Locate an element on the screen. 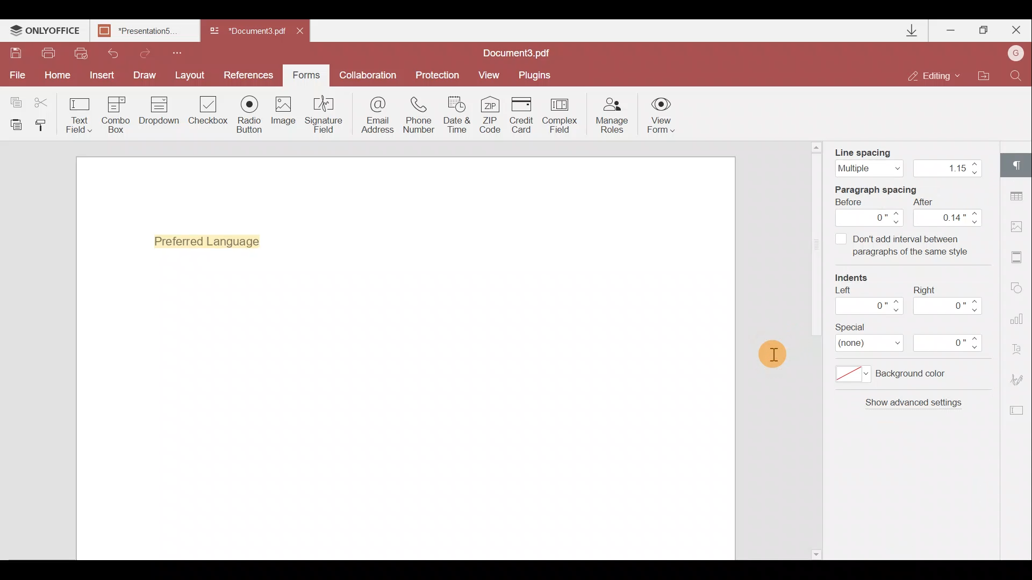  Insert is located at coordinates (99, 73).